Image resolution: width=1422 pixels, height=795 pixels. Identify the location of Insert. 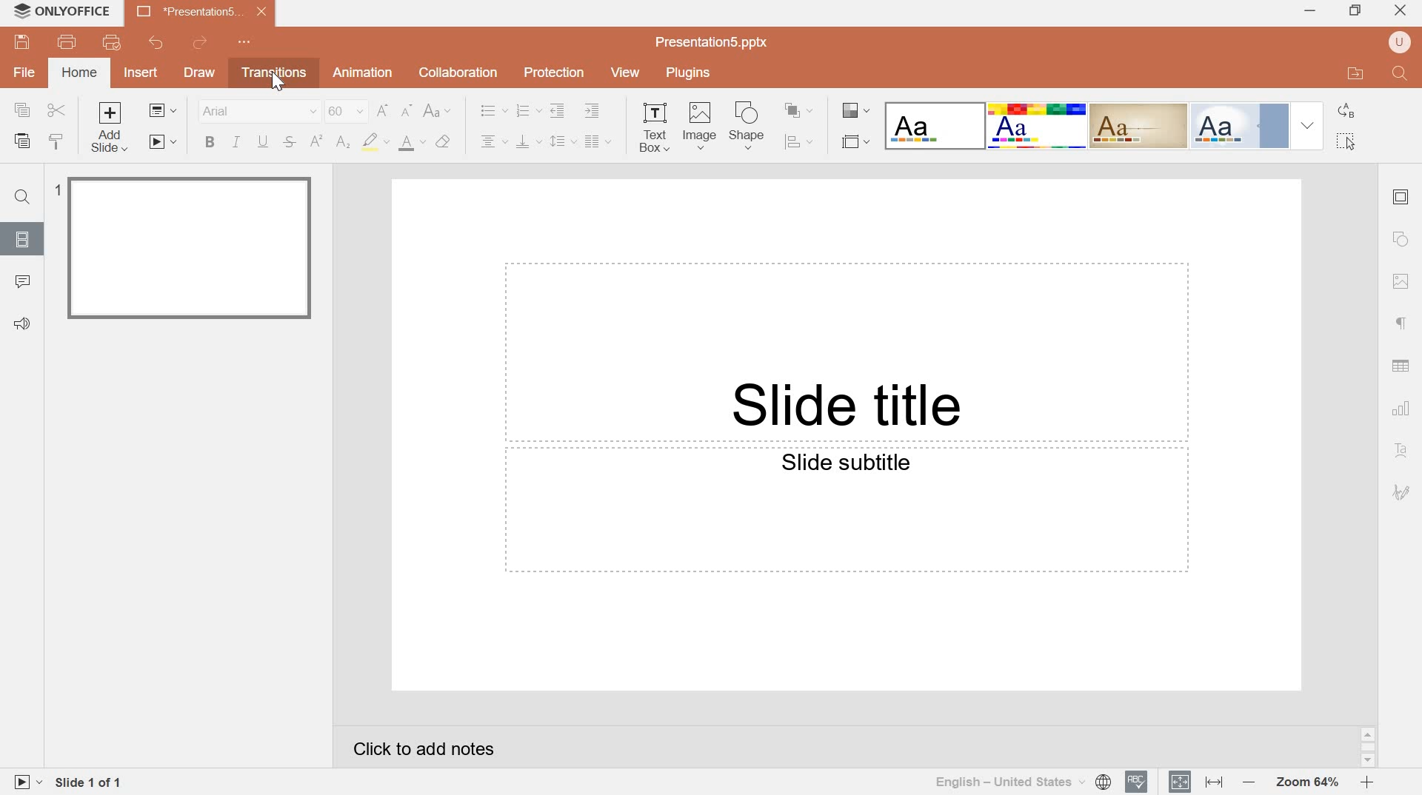
(141, 72).